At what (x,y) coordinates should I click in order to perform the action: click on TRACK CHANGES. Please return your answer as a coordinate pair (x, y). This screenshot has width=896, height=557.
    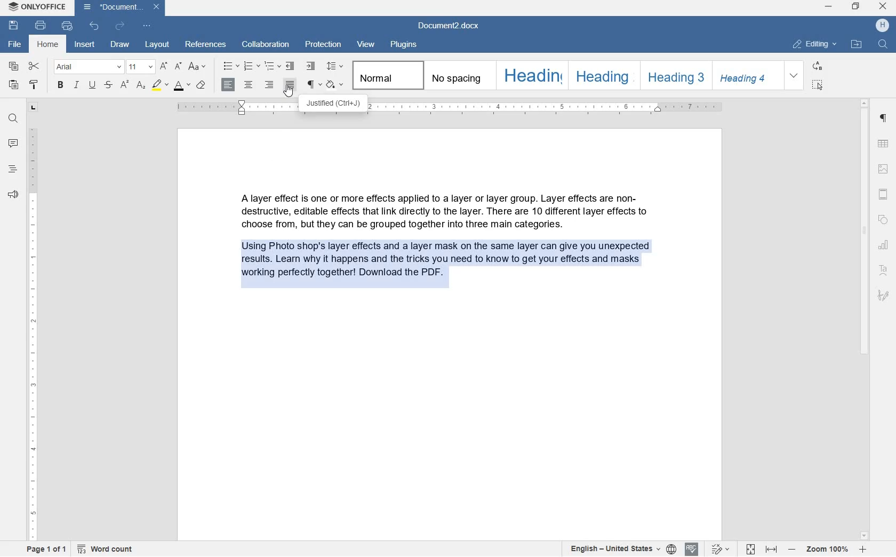
    Looking at the image, I should click on (721, 550).